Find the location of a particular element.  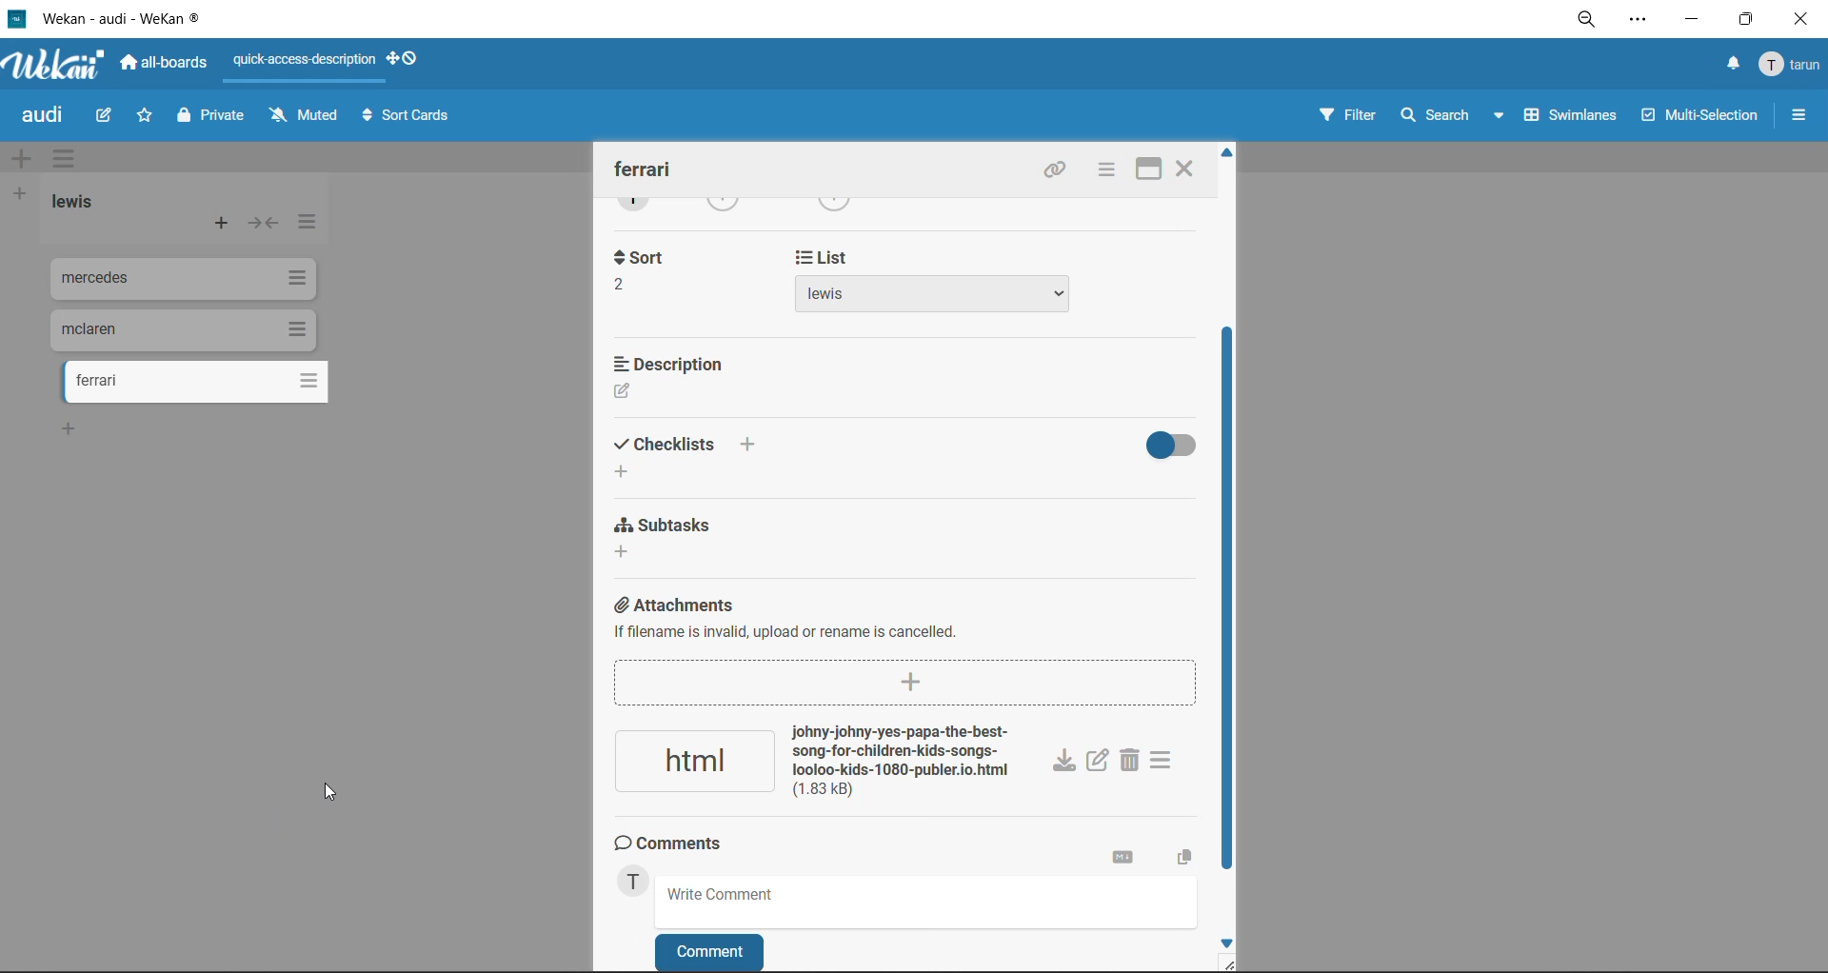

vertical scroll bar is located at coordinates (1228, 601).